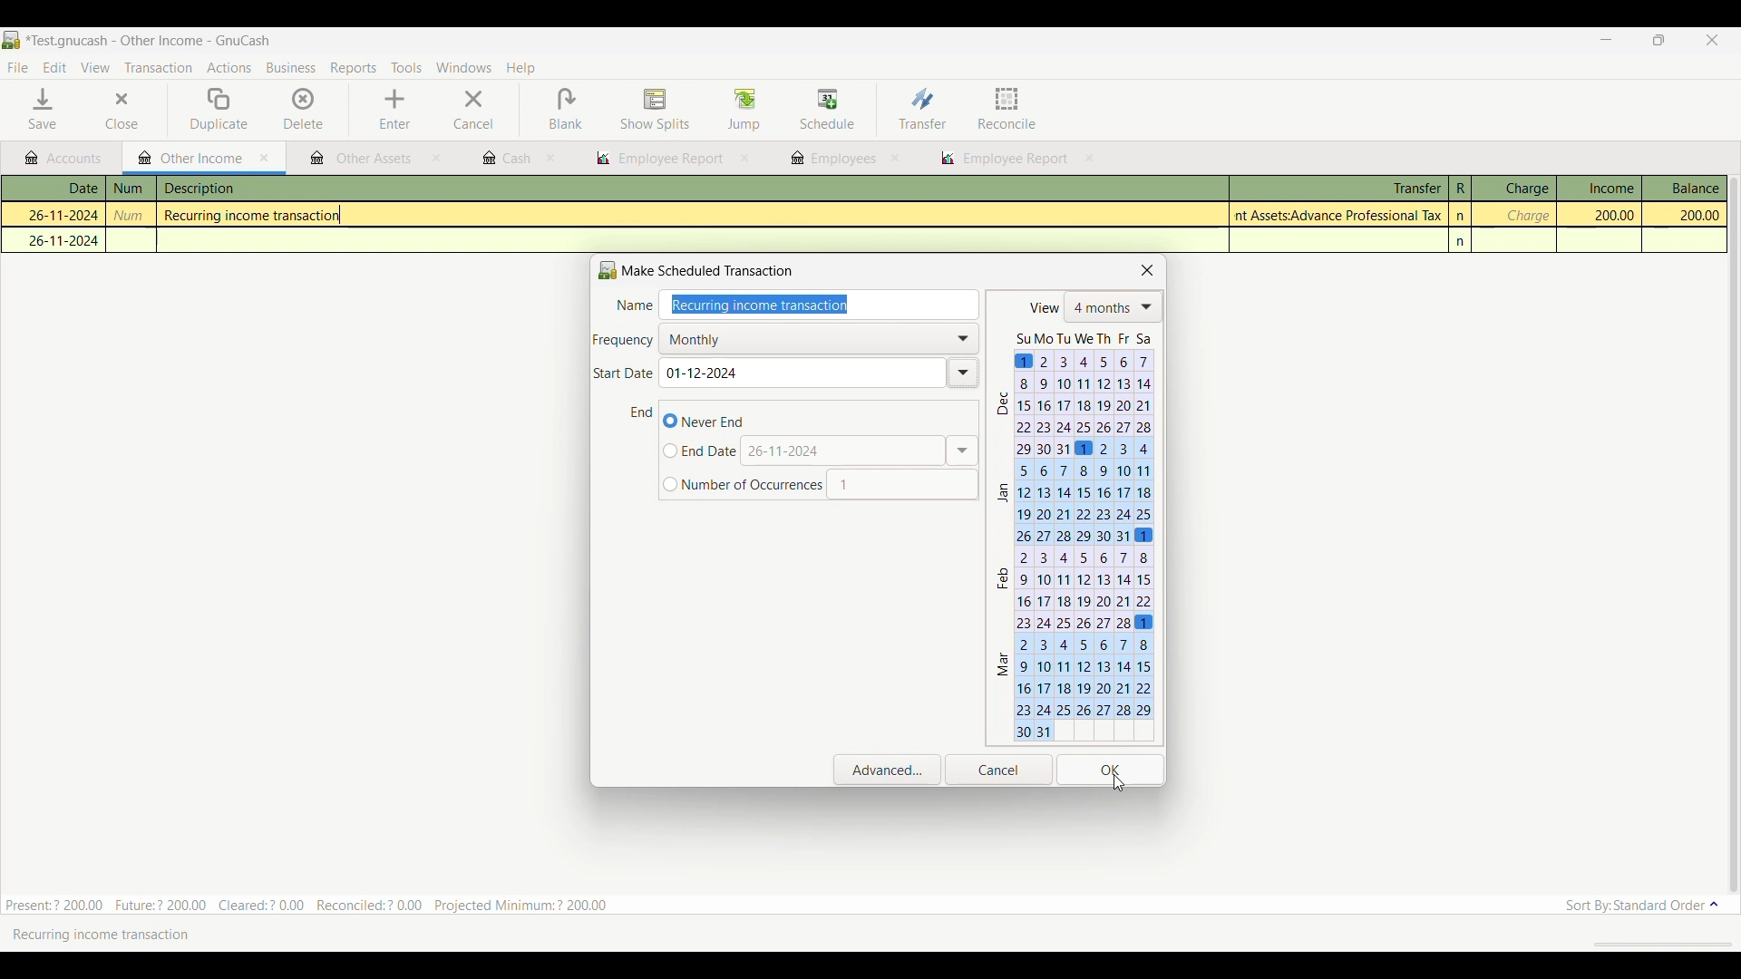  I want to click on Calendar of above mentioned month, so click(902, 491).